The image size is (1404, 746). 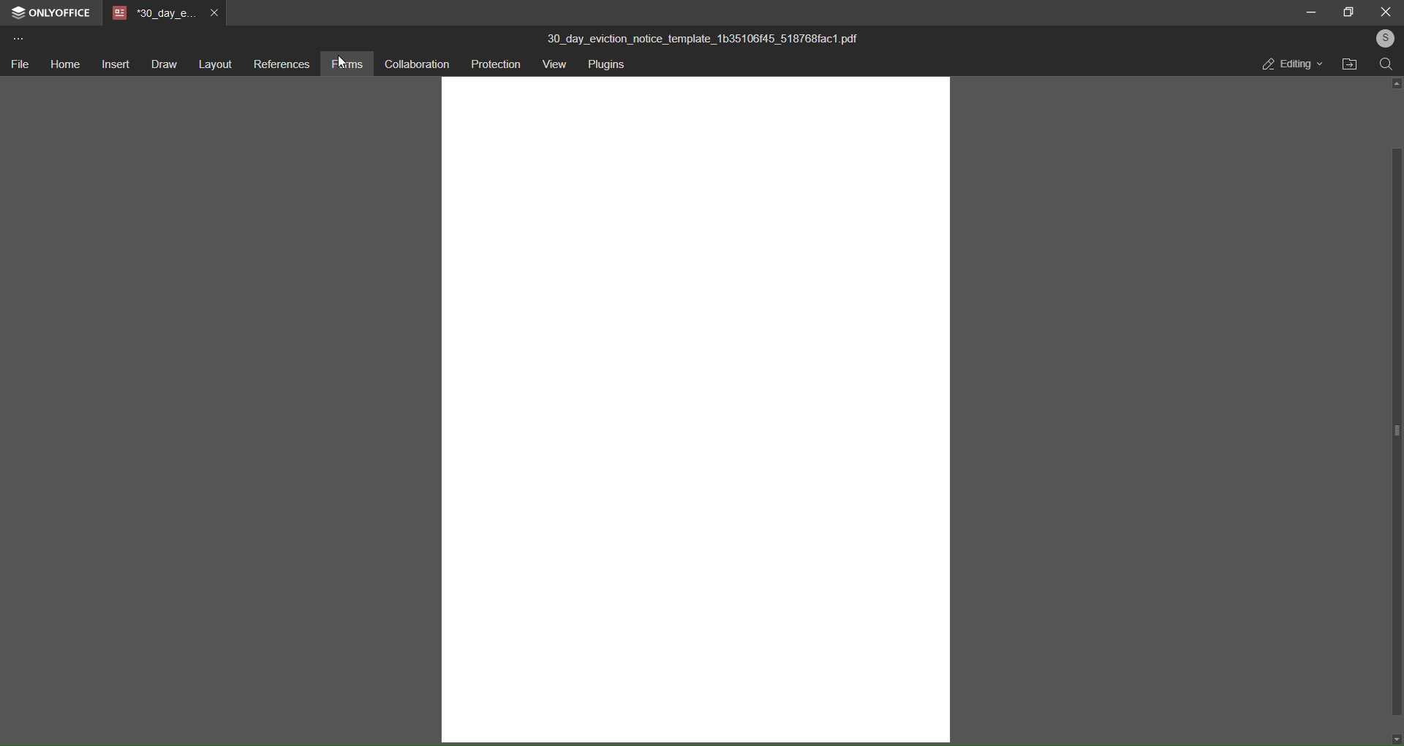 What do you see at coordinates (112, 64) in the screenshot?
I see `insert` at bounding box center [112, 64].